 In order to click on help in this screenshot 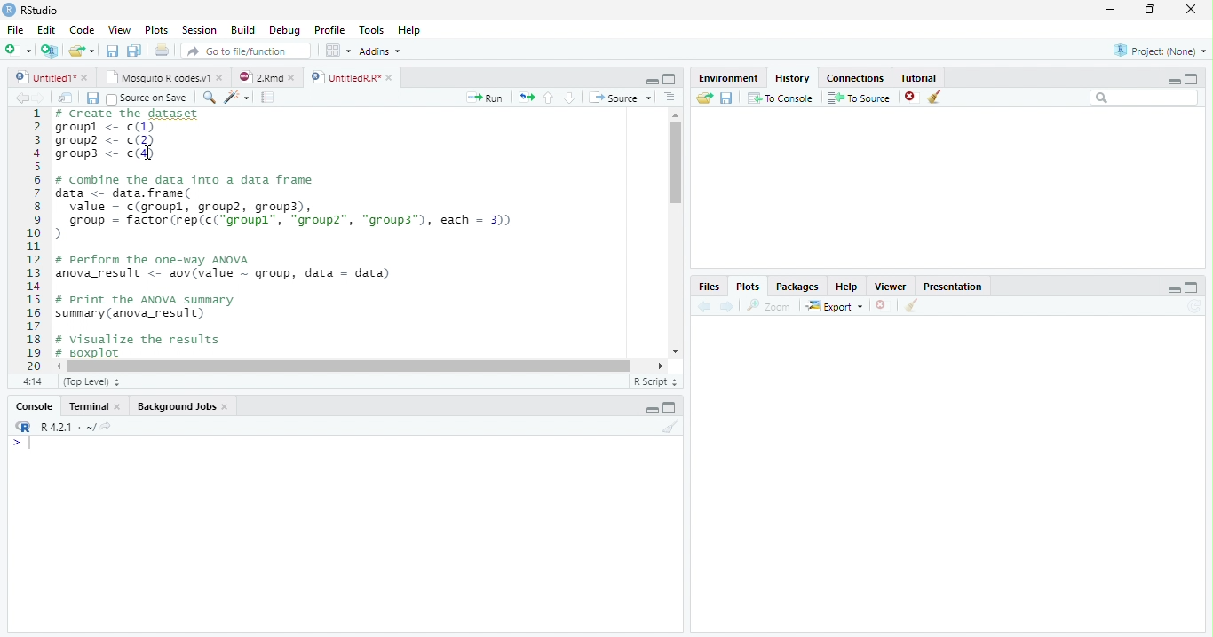, I will do `click(847, 287)`.